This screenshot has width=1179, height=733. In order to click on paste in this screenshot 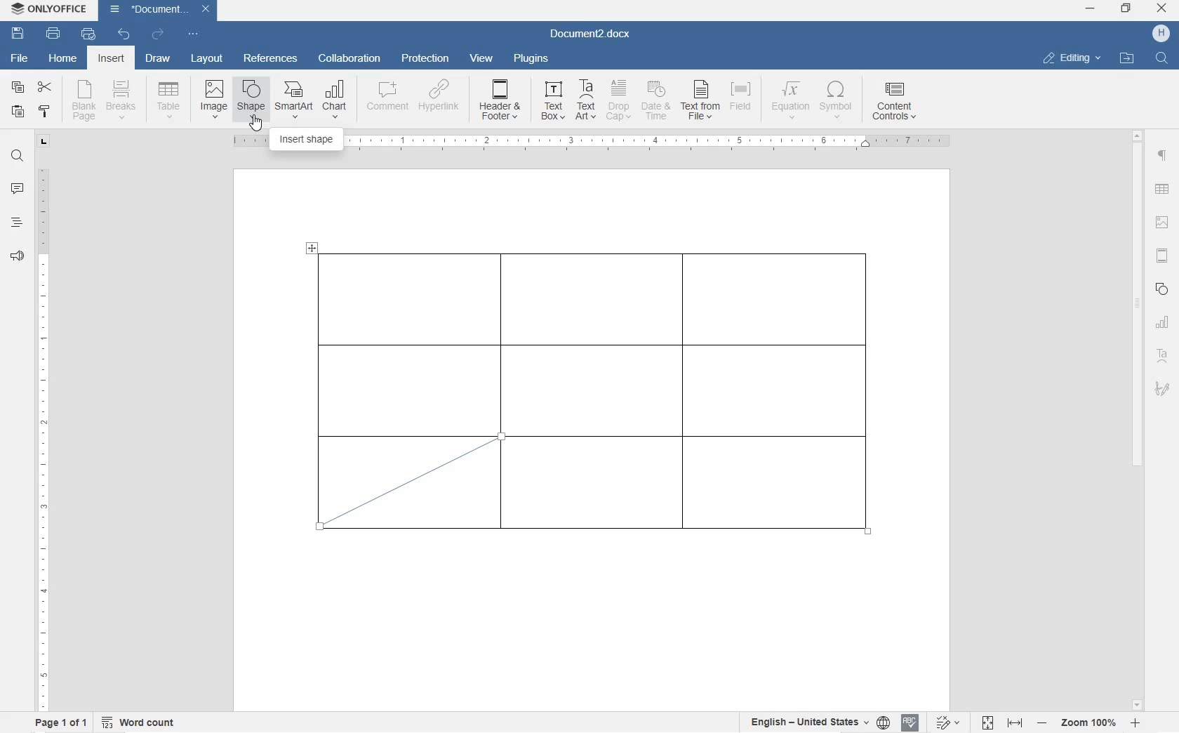, I will do `click(18, 112)`.